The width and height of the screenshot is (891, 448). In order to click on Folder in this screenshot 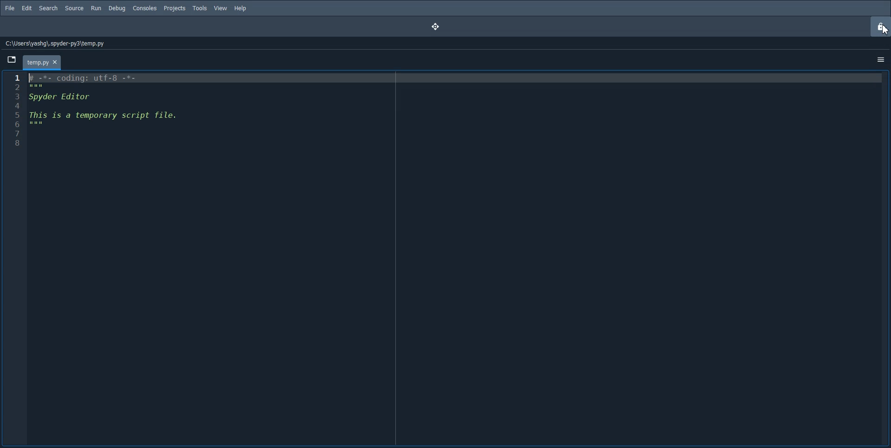, I will do `click(43, 63)`.